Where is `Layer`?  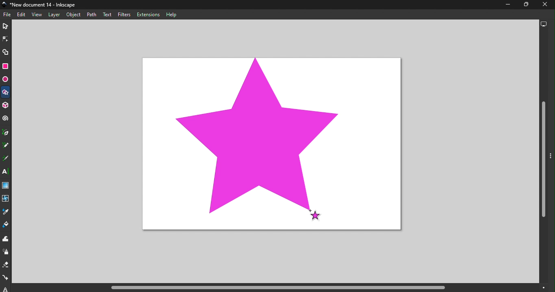 Layer is located at coordinates (52, 15).